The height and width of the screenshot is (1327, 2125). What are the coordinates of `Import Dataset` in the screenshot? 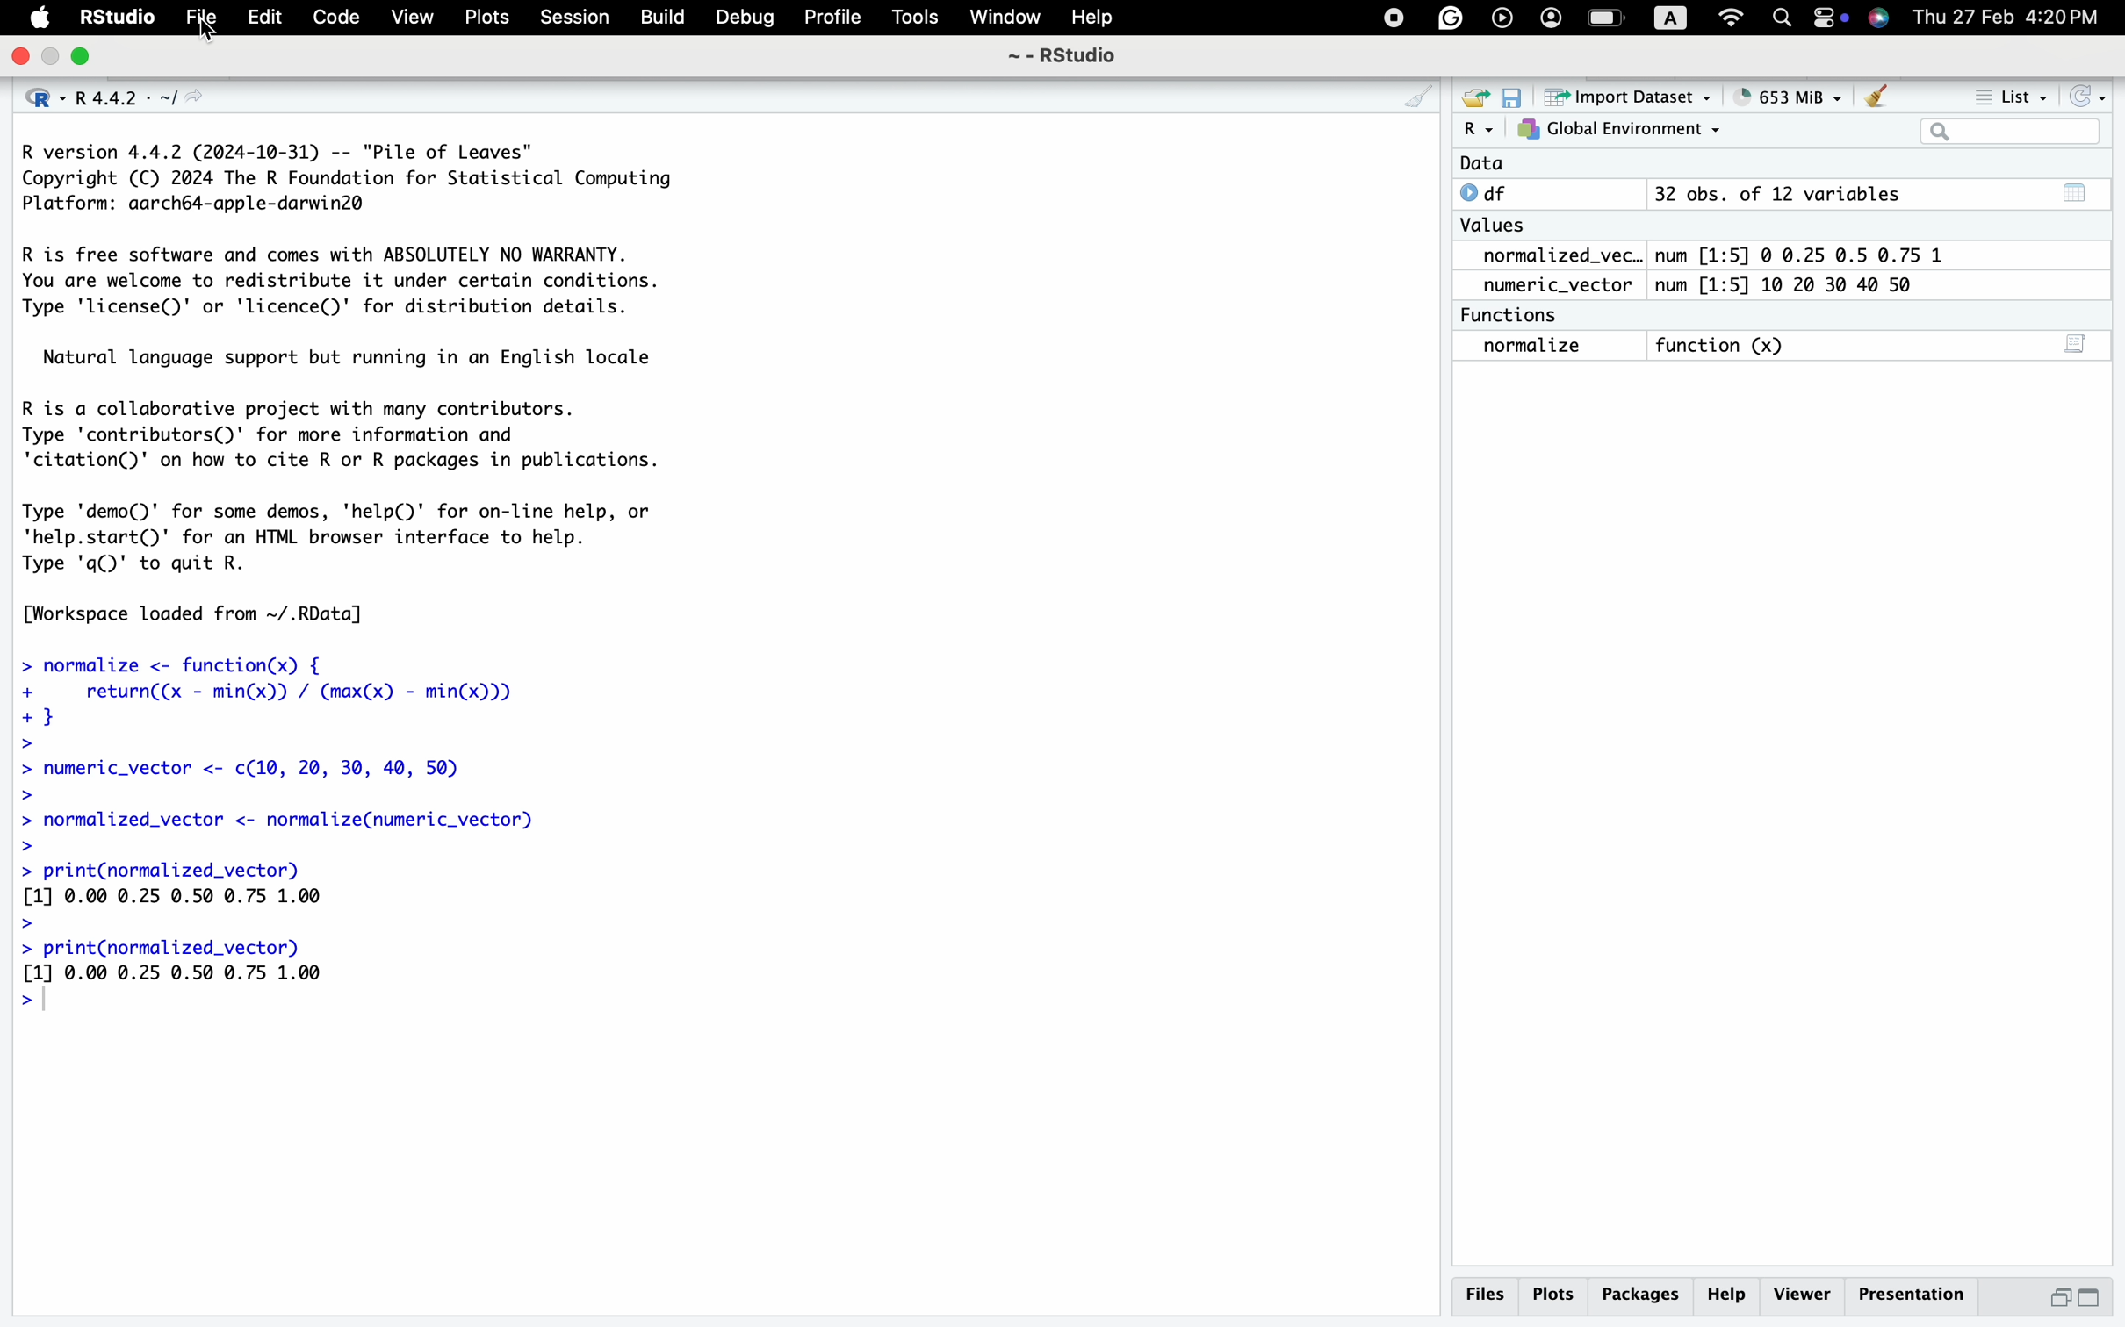 It's located at (1632, 96).